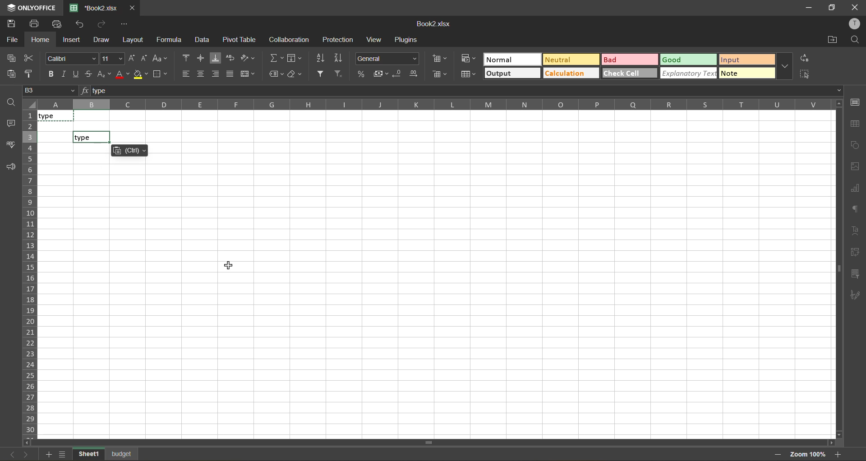 The height and width of the screenshot is (461, 866). I want to click on home, so click(41, 40).